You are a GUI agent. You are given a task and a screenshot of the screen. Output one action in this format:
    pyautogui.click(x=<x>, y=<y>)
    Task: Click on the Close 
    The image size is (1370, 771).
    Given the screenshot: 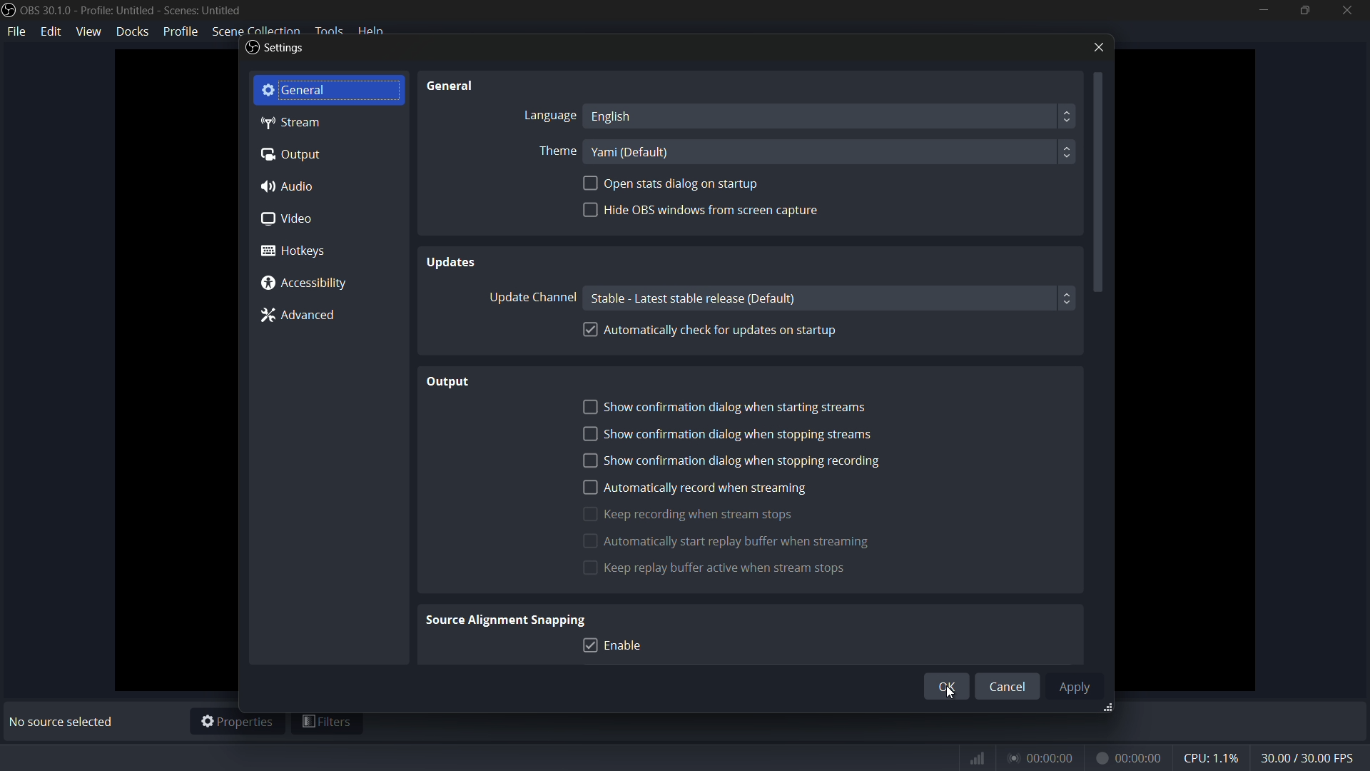 What is the action you would take?
    pyautogui.click(x=1092, y=46)
    